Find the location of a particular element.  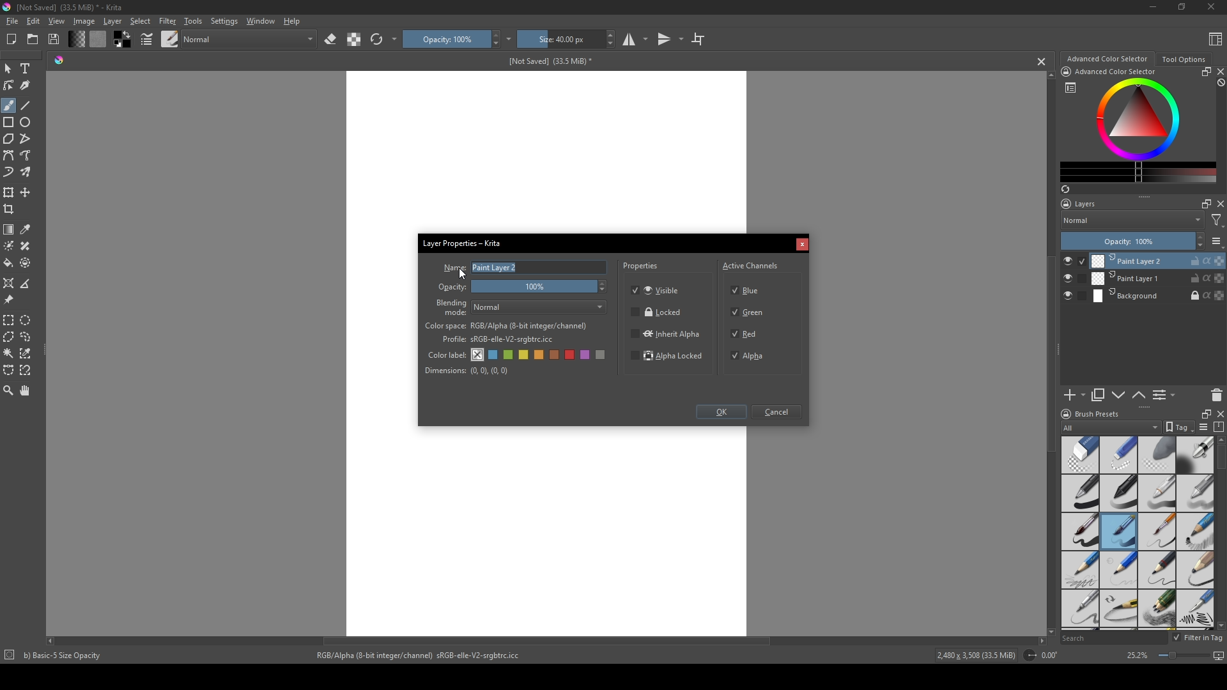

close is located at coordinates (1219, 204).